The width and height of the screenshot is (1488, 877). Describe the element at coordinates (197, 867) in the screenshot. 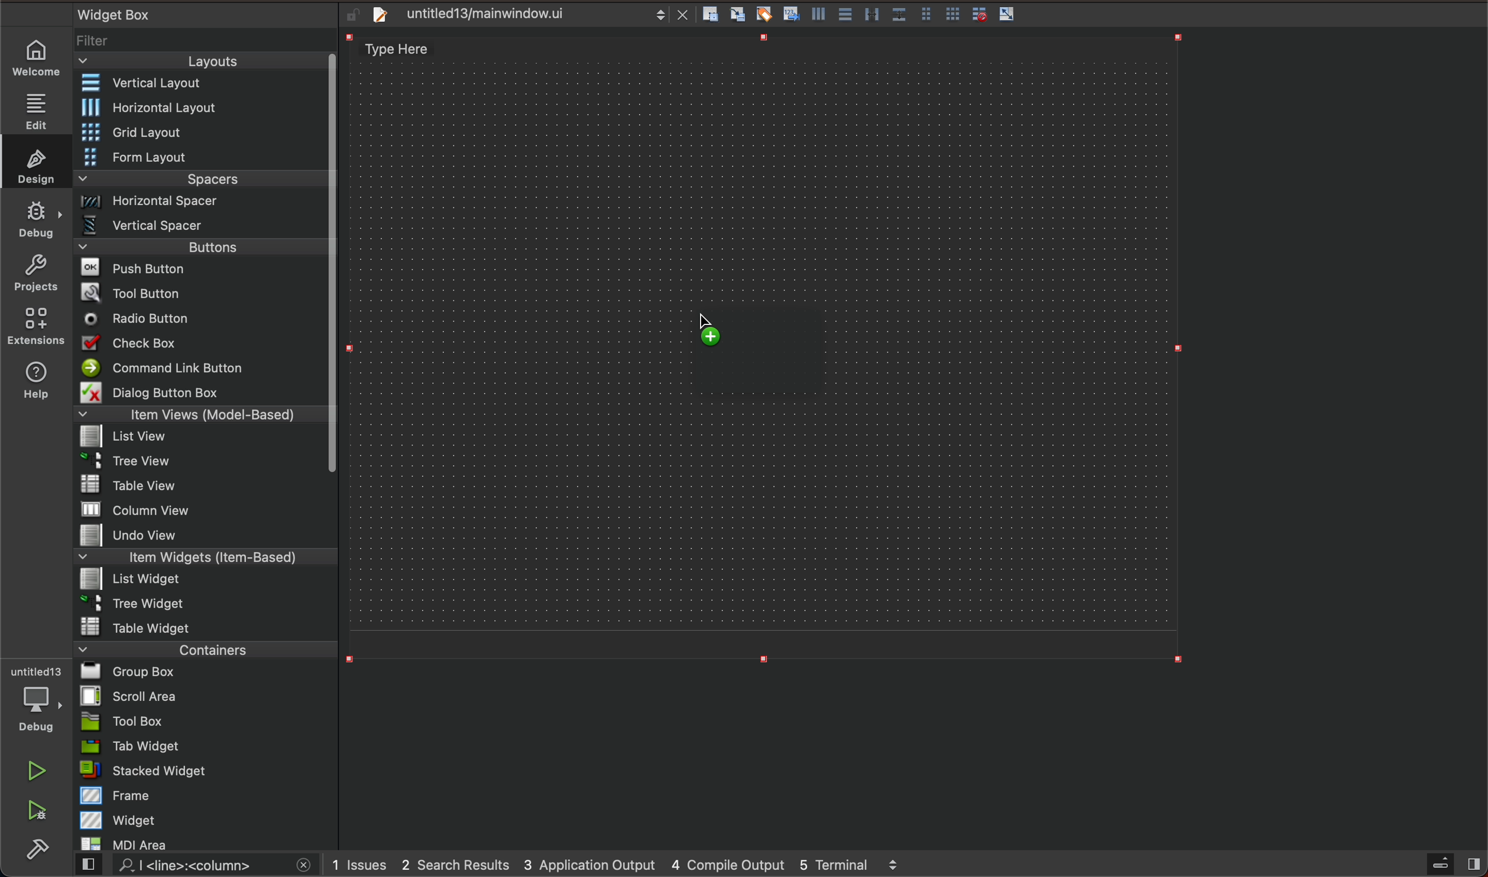

I see `search` at that location.